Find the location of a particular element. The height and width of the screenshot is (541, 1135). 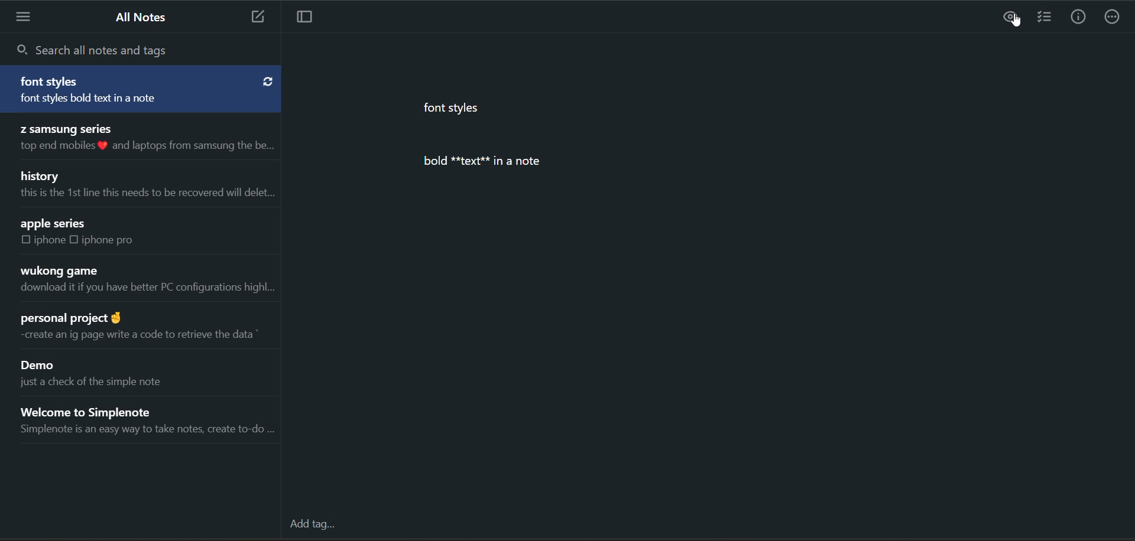

cursor is located at coordinates (1017, 22).